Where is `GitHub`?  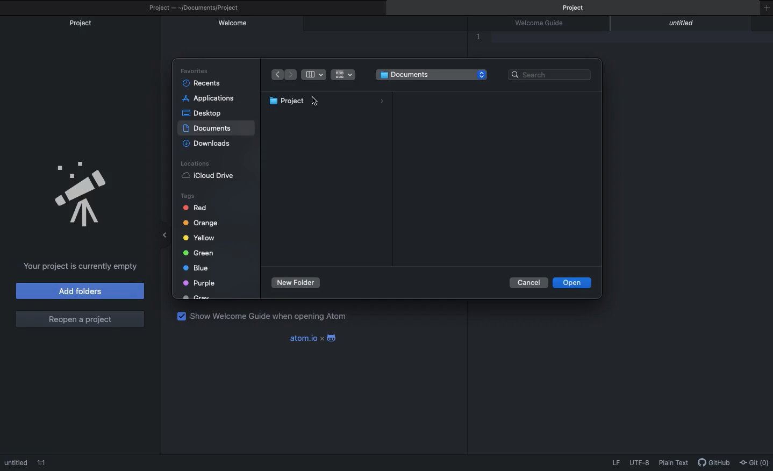 GitHub is located at coordinates (714, 464).